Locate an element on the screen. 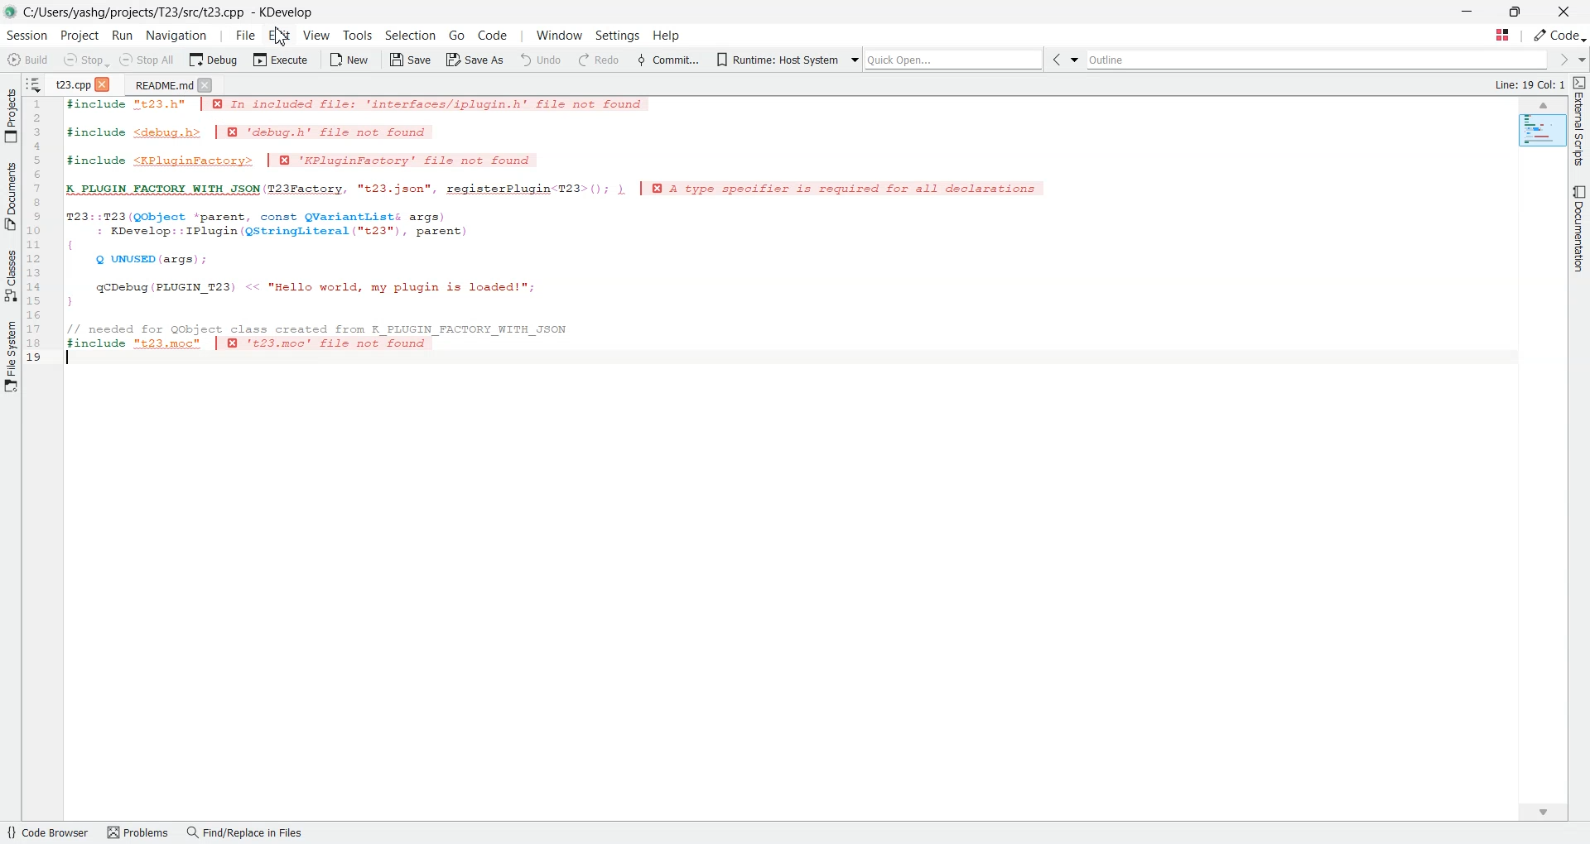 This screenshot has height=844, width=1590. Code is located at coordinates (1560, 36).